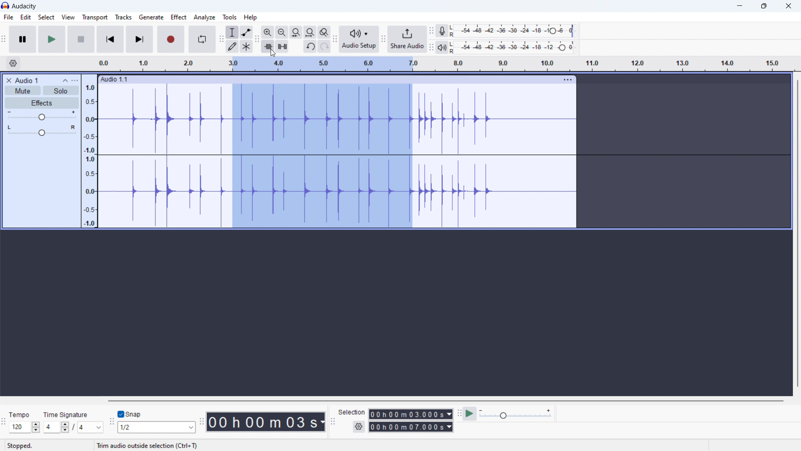 The height and width of the screenshot is (451, 801). What do you see at coordinates (28, 80) in the screenshot?
I see `title` at bounding box center [28, 80].